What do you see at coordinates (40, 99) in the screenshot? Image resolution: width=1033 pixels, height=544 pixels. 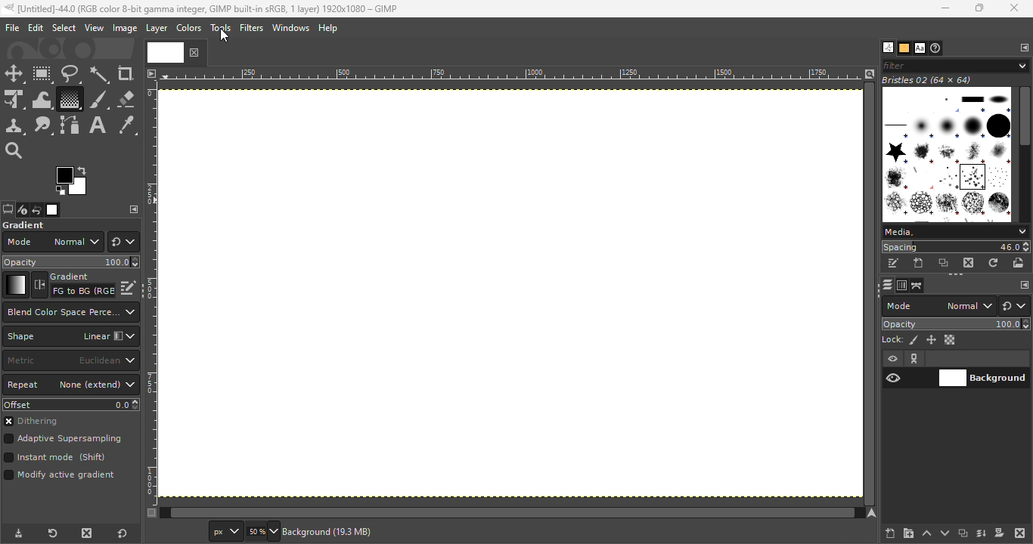 I see `Wrap transform` at bounding box center [40, 99].